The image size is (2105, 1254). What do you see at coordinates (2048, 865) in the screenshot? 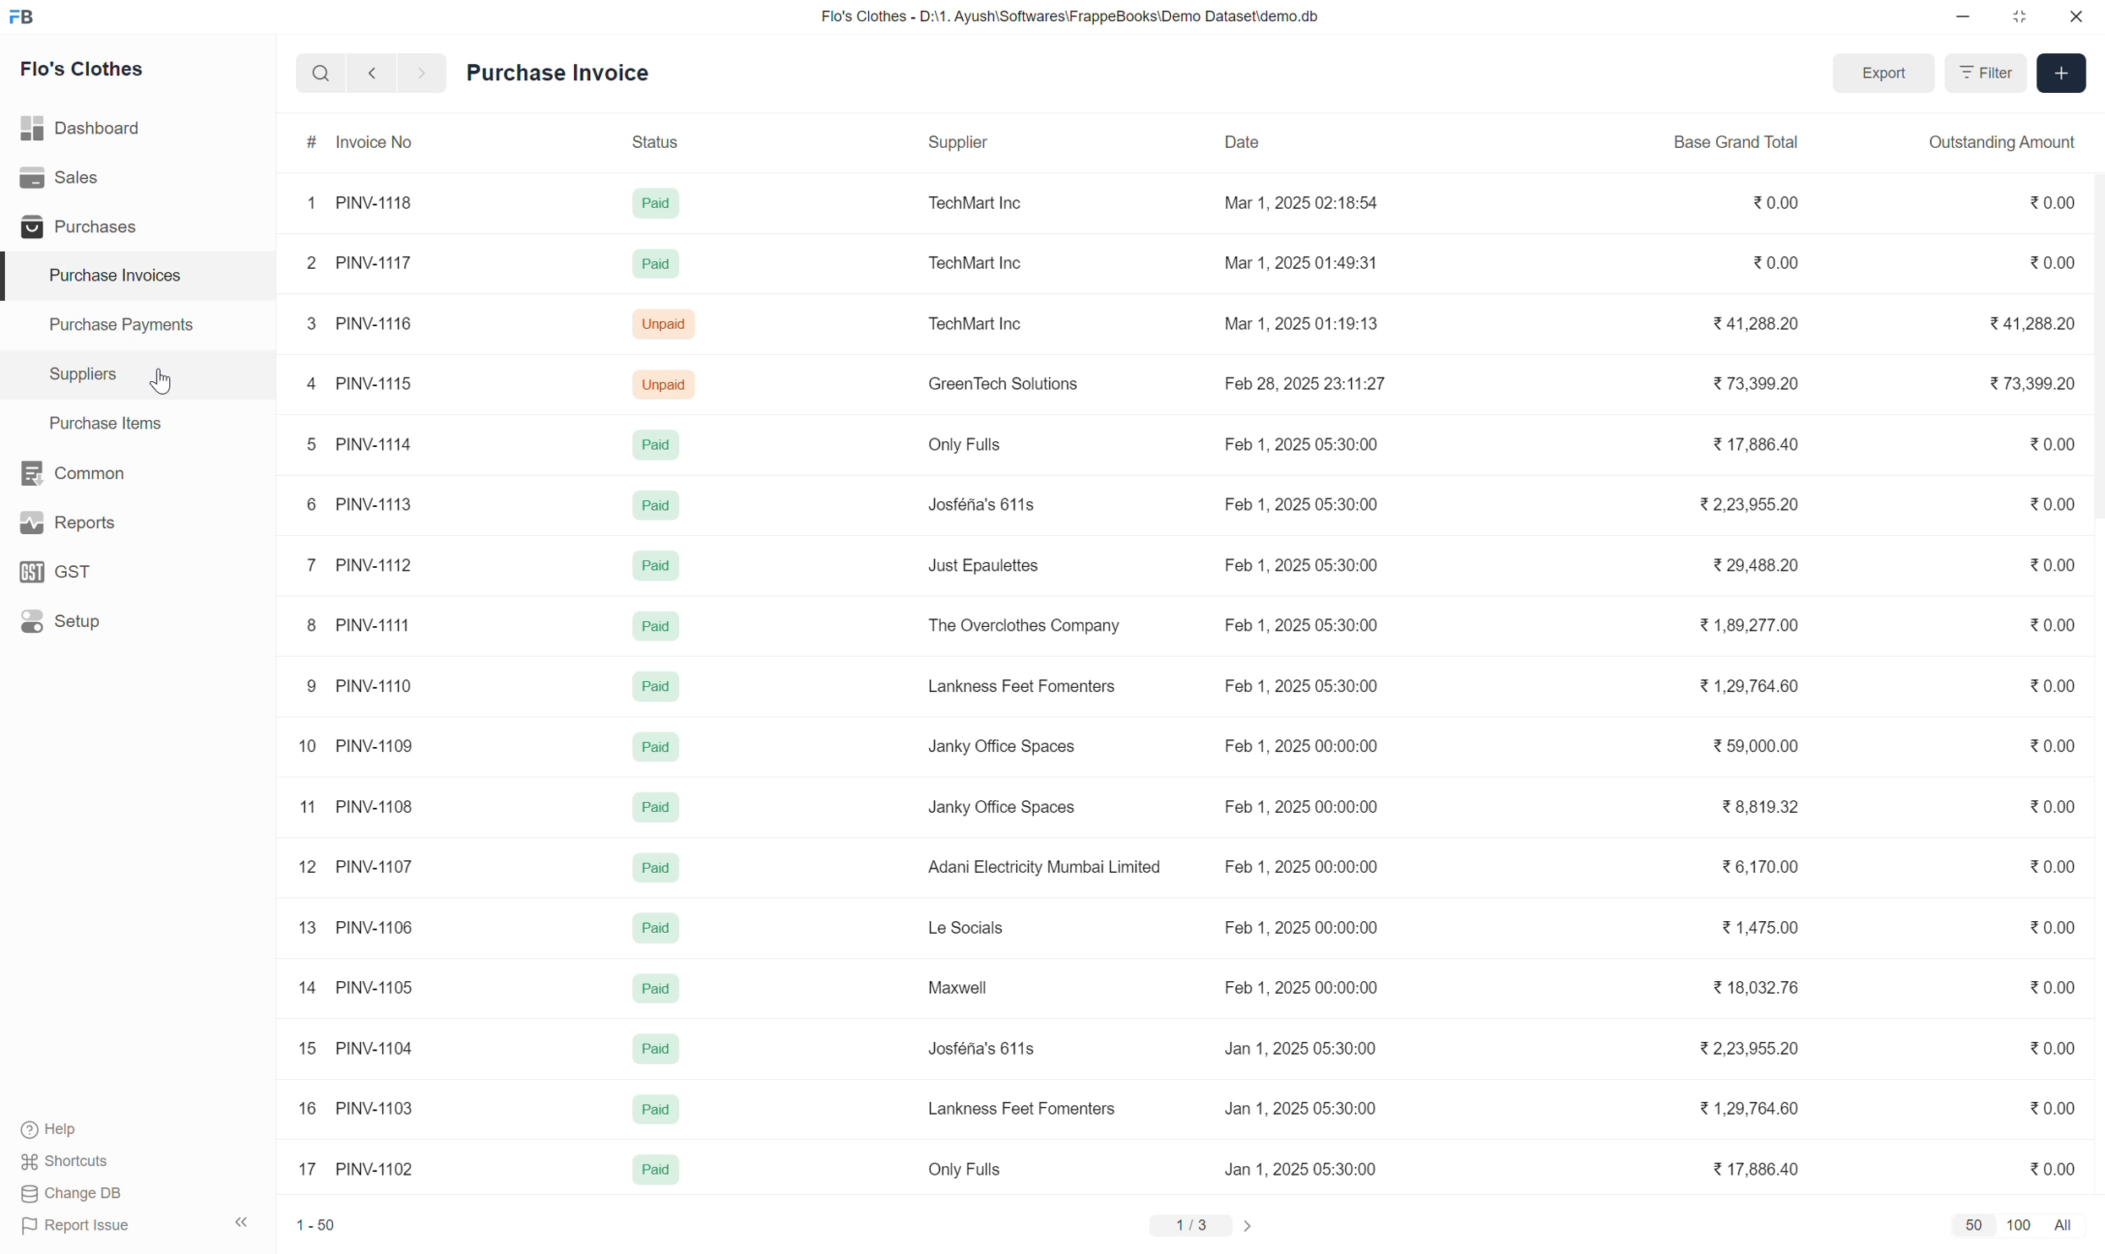
I see `20.00` at bounding box center [2048, 865].